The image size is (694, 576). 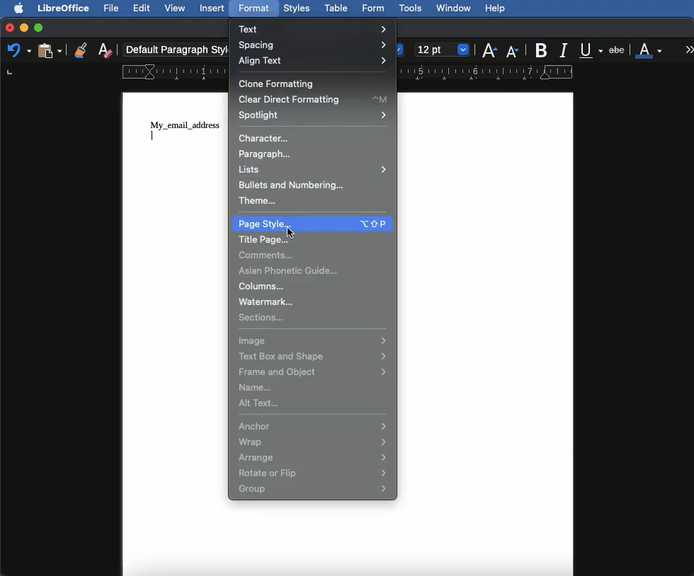 I want to click on Tools, so click(x=411, y=8).